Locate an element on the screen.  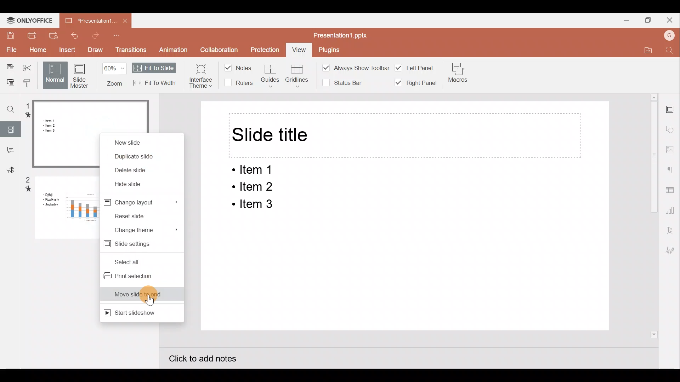
Customize quick access toolbar is located at coordinates (118, 36).